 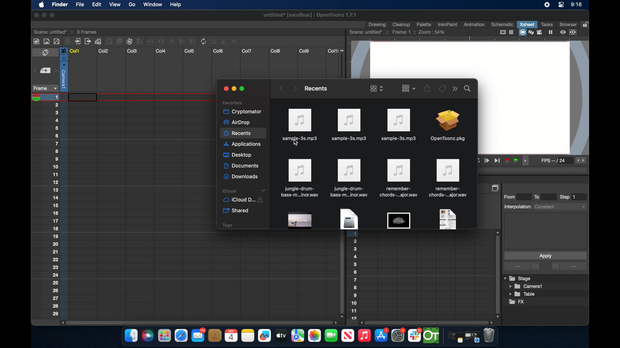 What do you see at coordinates (354, 277) in the screenshot?
I see `numbering` at bounding box center [354, 277].